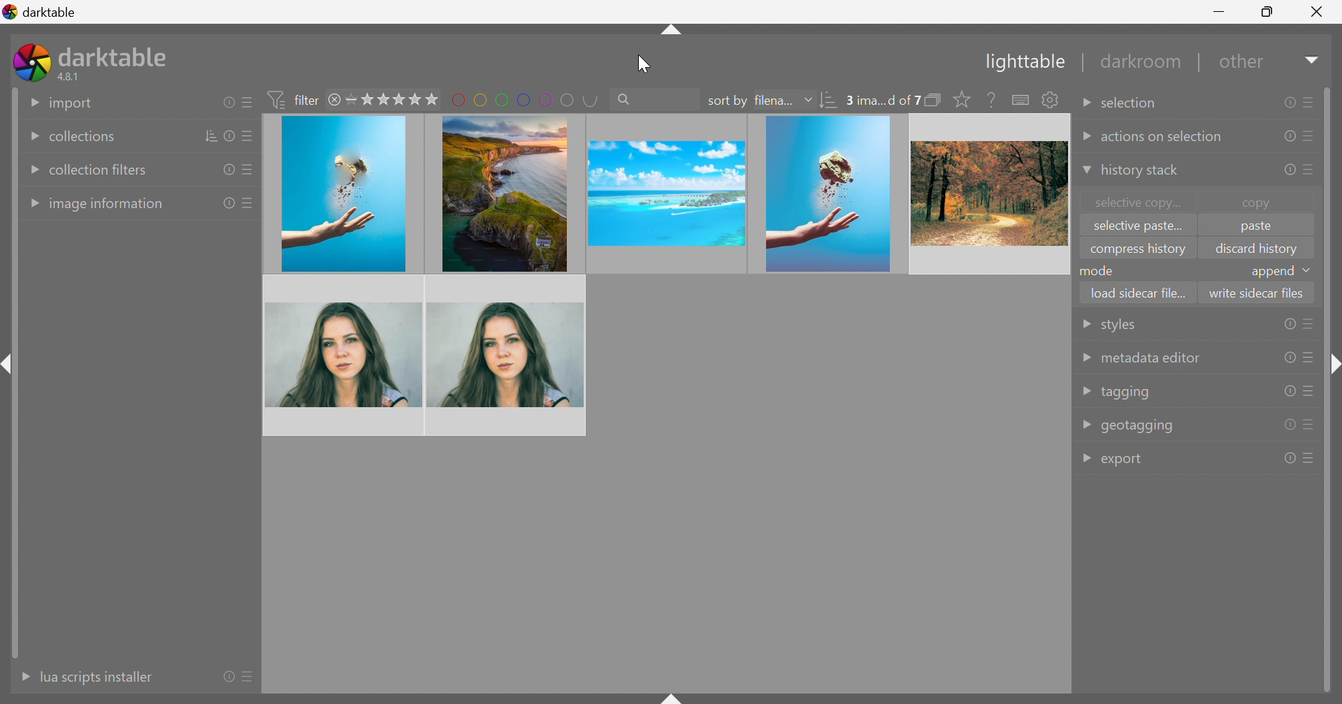 This screenshot has height=704, width=1342. I want to click on selective paste..., so click(1134, 227).